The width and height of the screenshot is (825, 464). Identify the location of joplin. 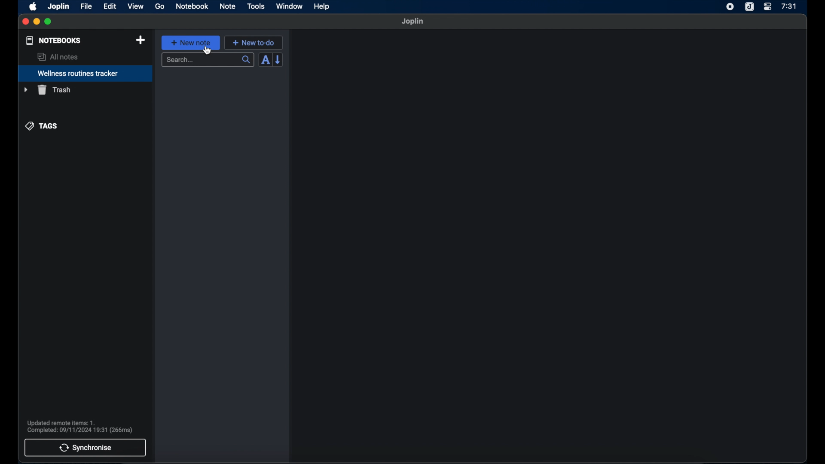
(413, 21).